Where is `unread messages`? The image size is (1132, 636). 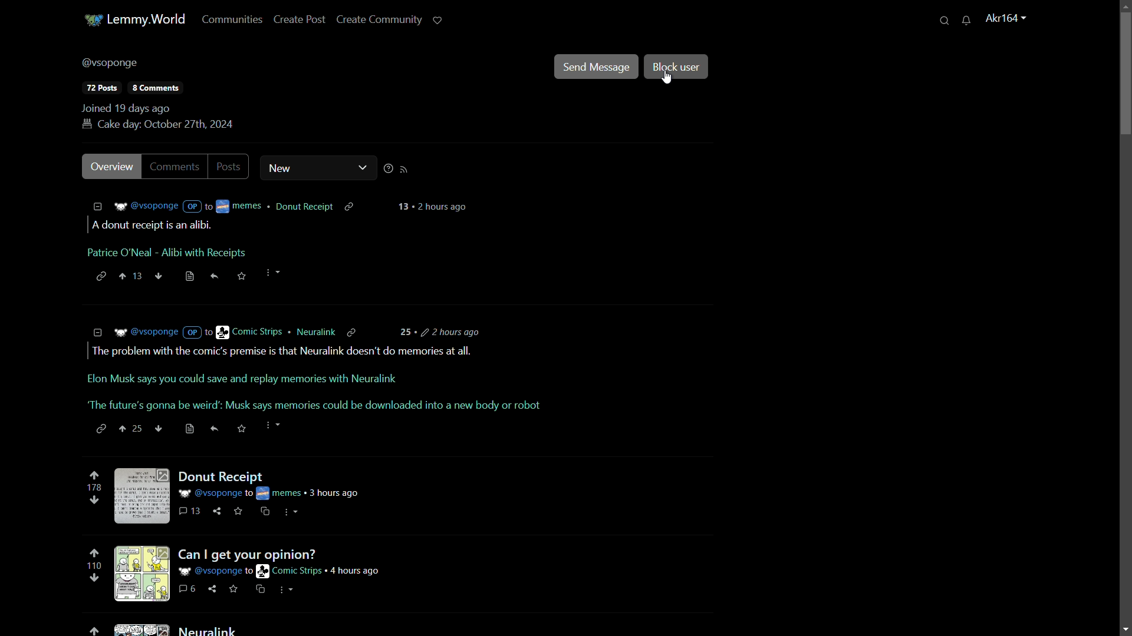 unread messages is located at coordinates (966, 21).